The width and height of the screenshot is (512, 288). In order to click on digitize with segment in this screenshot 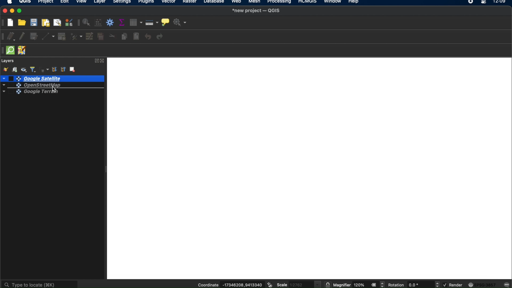, I will do `click(49, 36)`.